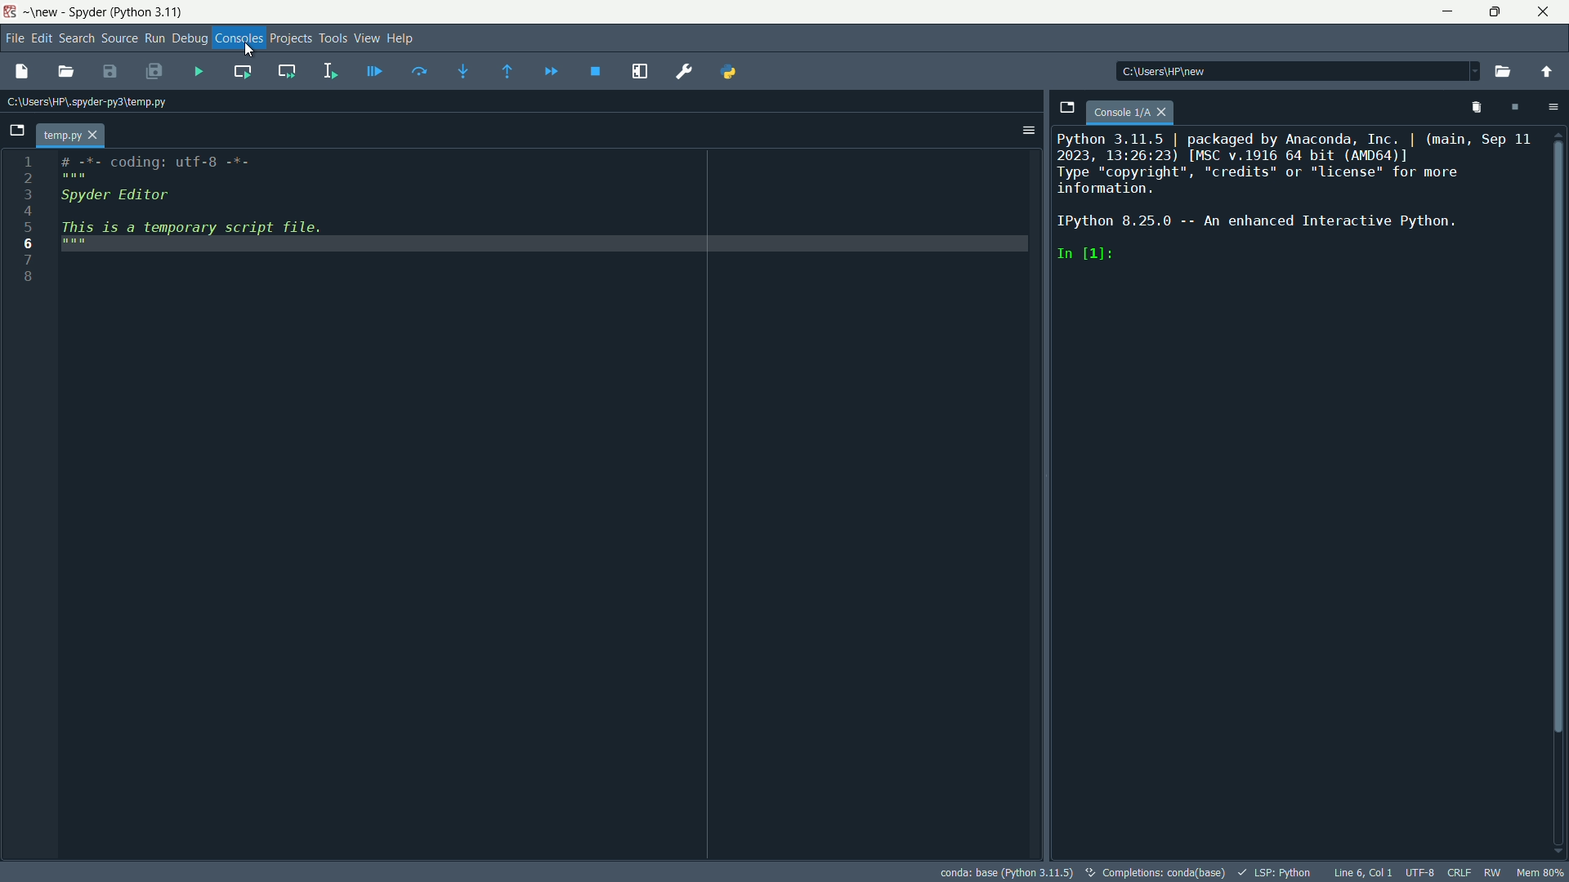 This screenshot has height=882, width=1569. I want to click on Current Path: c:\users\hp\.spyder-py3\temp.py, so click(92, 101).